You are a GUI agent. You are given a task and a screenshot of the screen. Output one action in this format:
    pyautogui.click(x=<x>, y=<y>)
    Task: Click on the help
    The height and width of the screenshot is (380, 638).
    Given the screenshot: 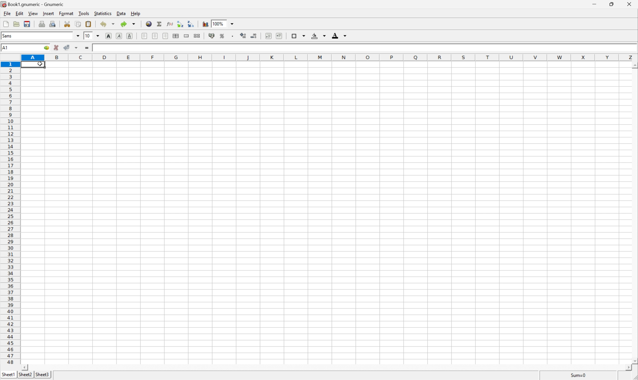 What is the action you would take?
    pyautogui.click(x=135, y=13)
    